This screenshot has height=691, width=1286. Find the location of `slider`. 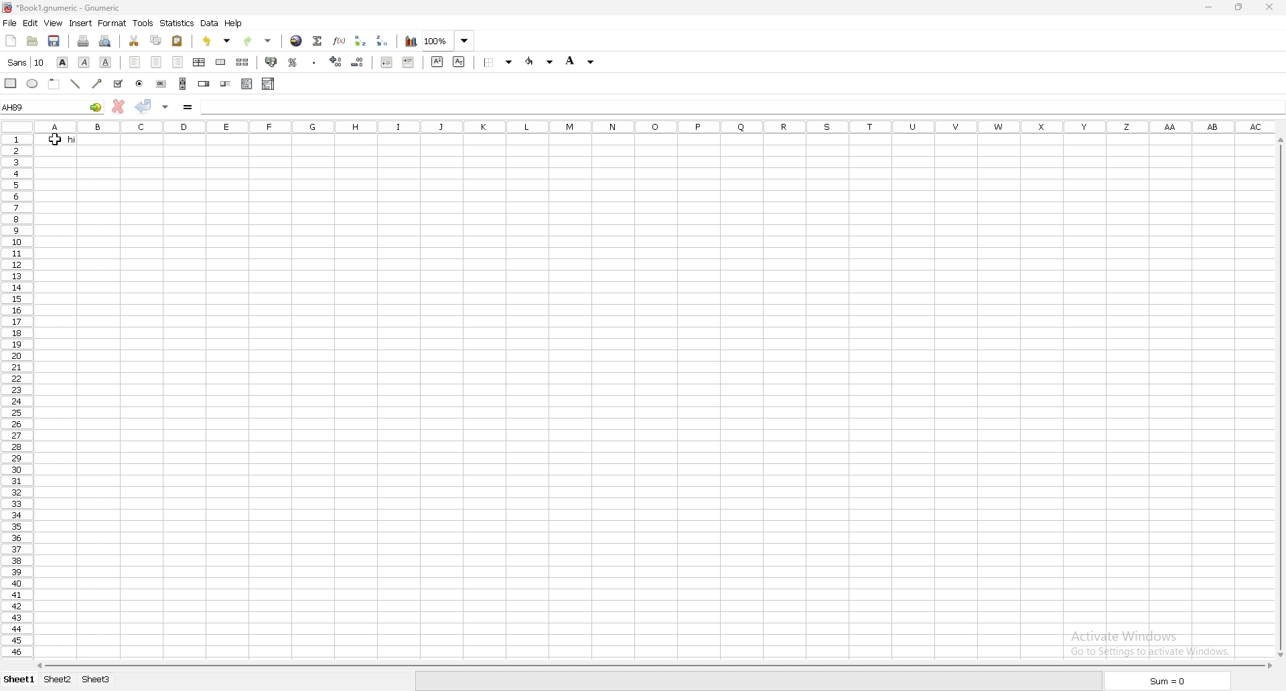

slider is located at coordinates (226, 85).